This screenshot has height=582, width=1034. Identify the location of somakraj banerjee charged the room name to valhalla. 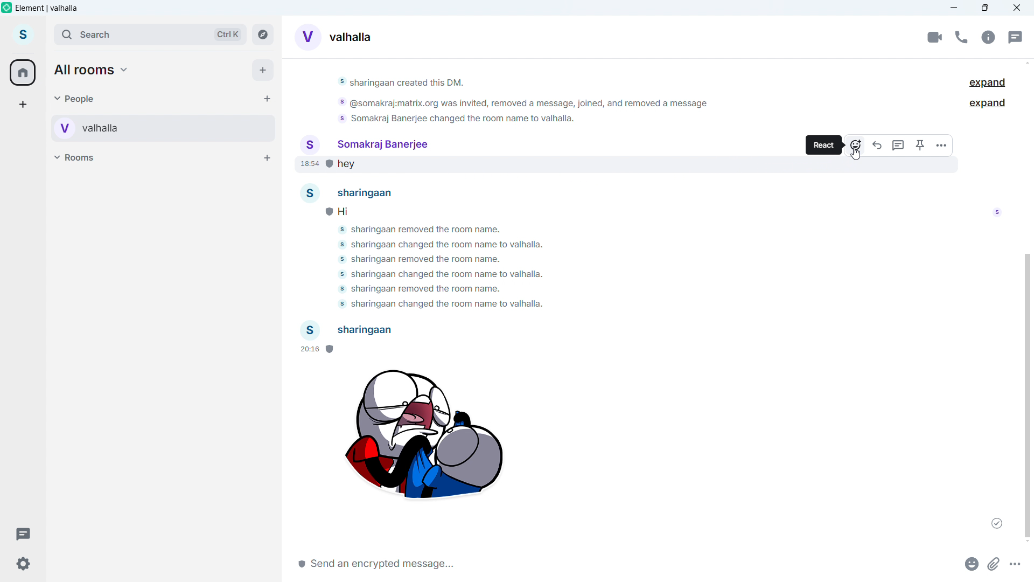
(460, 121).